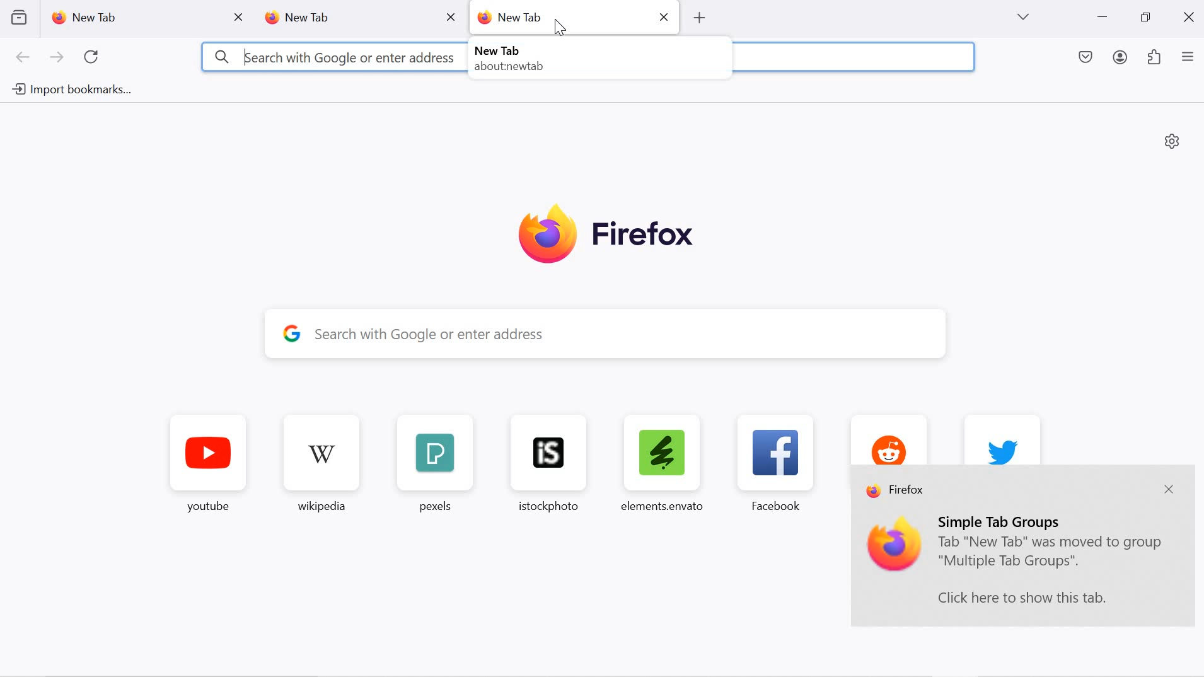 The height and width of the screenshot is (677, 1204). Describe the element at coordinates (1168, 490) in the screenshot. I see `close` at that location.